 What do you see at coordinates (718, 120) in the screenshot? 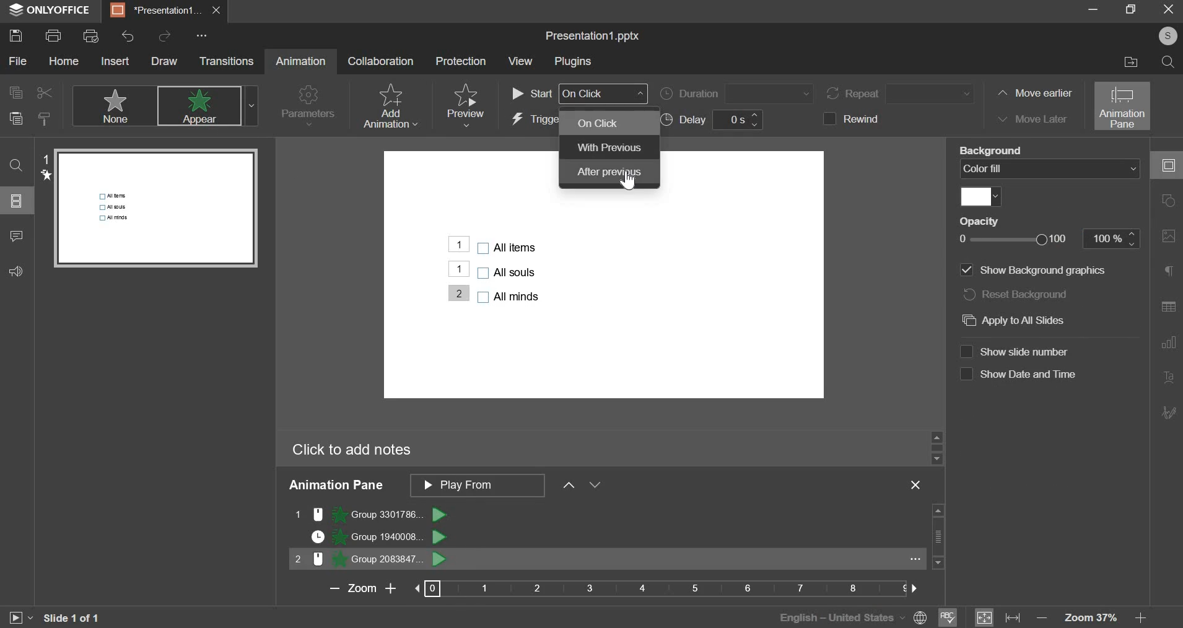
I see `delay` at bounding box center [718, 120].